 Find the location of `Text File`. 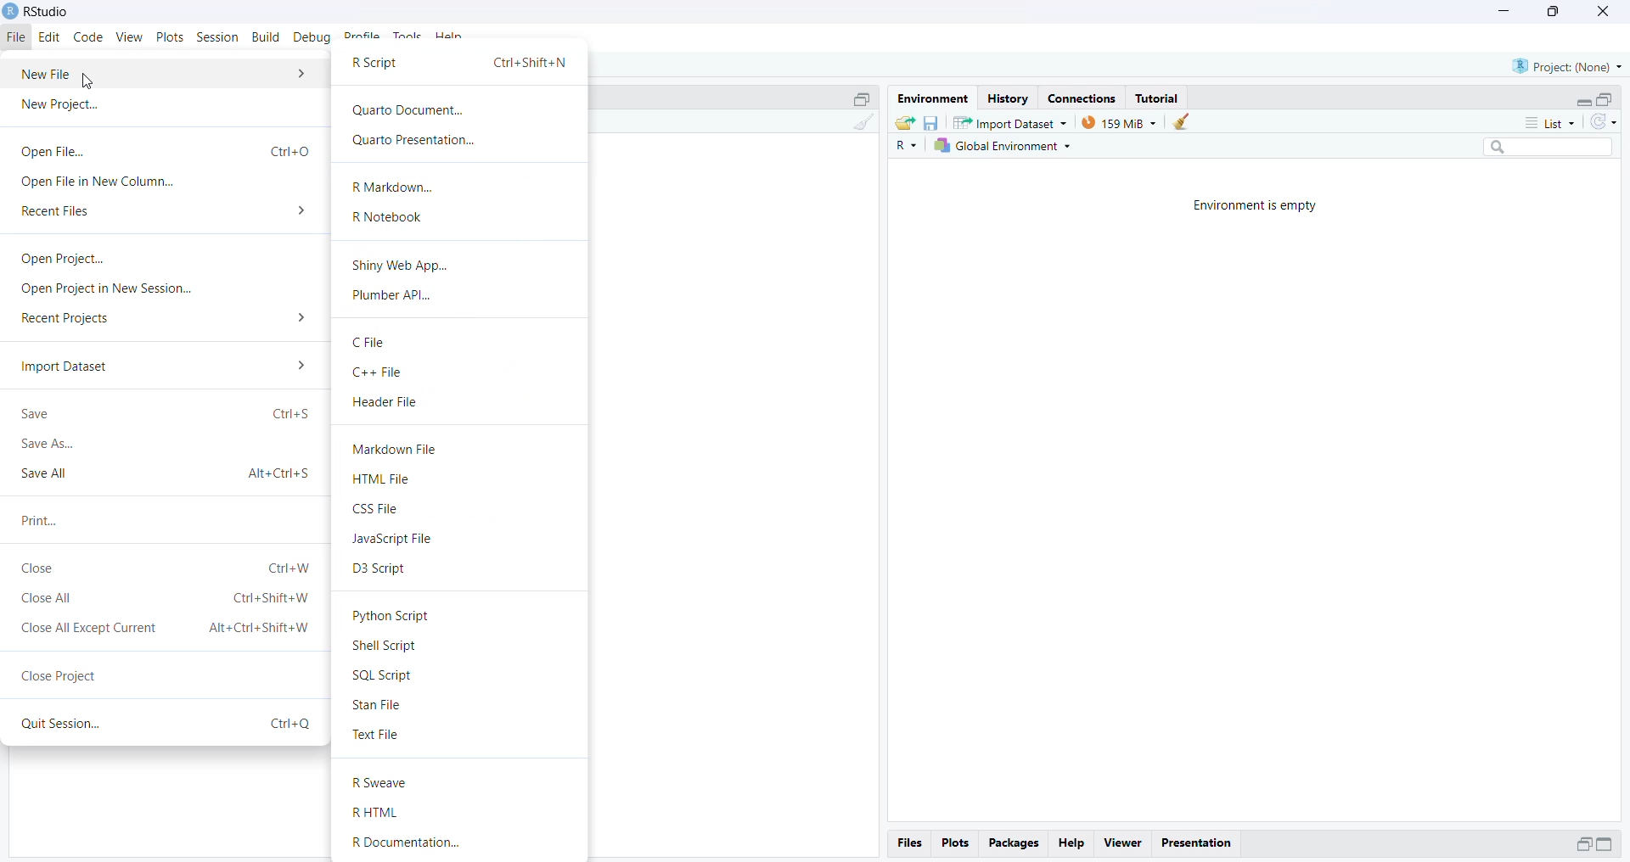

Text File is located at coordinates (378, 736).